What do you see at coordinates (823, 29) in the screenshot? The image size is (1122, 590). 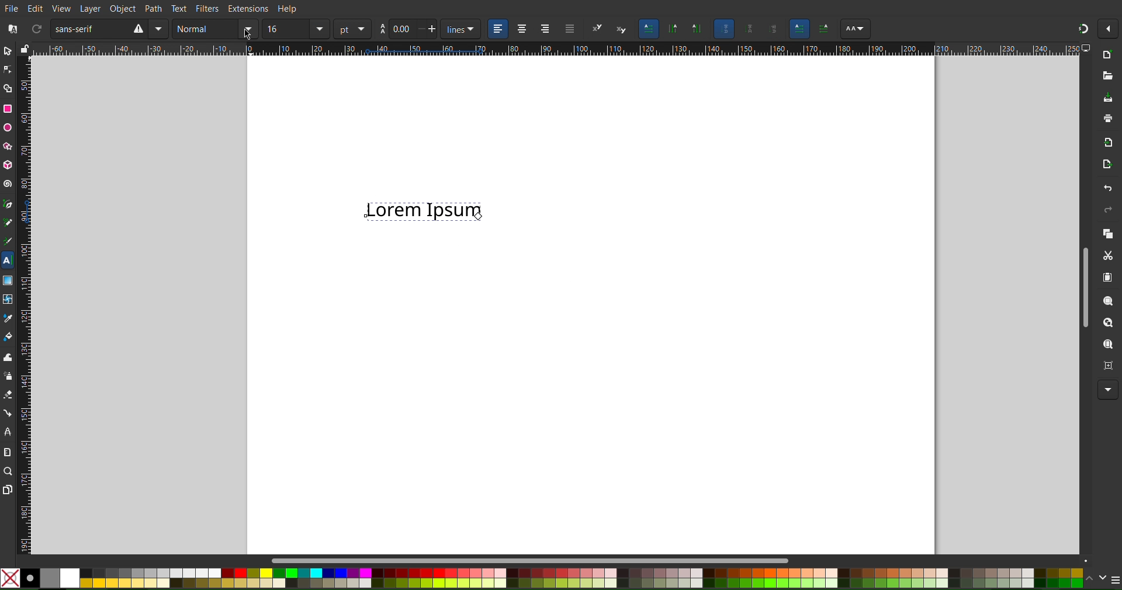 I see `AA` at bounding box center [823, 29].